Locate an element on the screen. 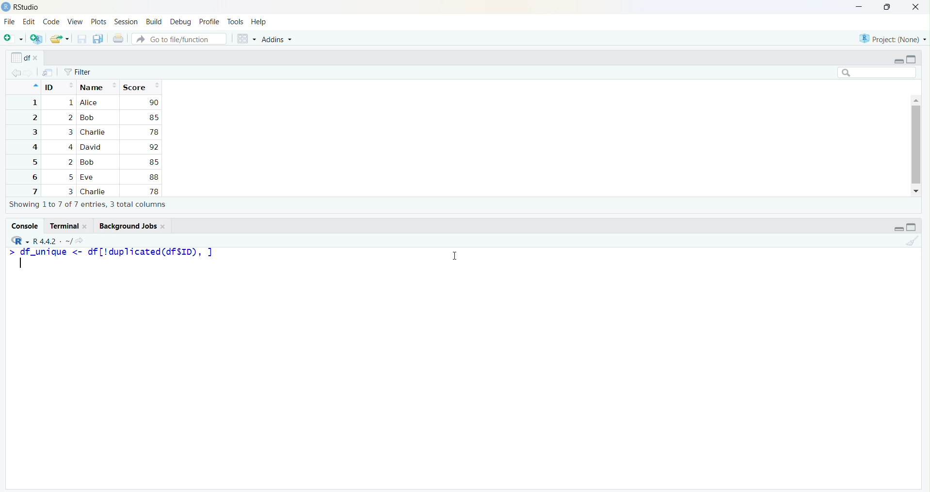  Bob is located at coordinates (90, 162).